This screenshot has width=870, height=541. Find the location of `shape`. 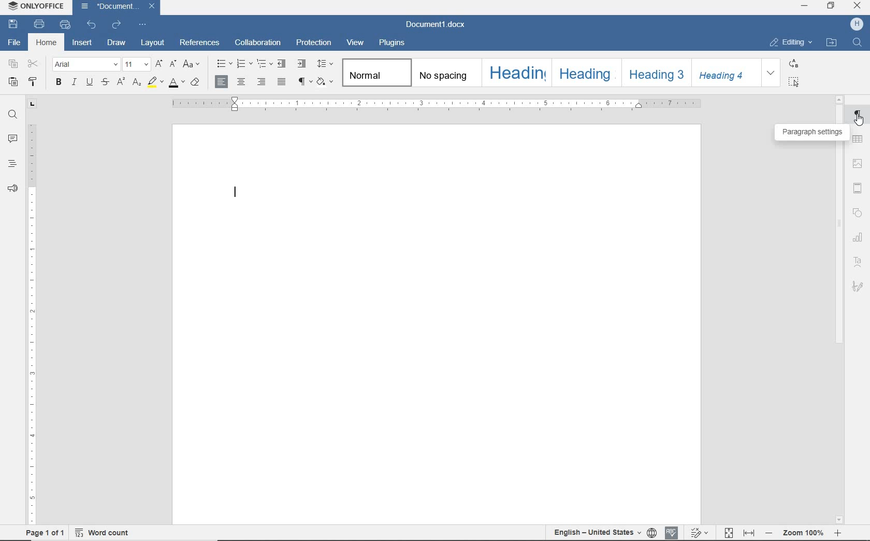

shape is located at coordinates (858, 211).